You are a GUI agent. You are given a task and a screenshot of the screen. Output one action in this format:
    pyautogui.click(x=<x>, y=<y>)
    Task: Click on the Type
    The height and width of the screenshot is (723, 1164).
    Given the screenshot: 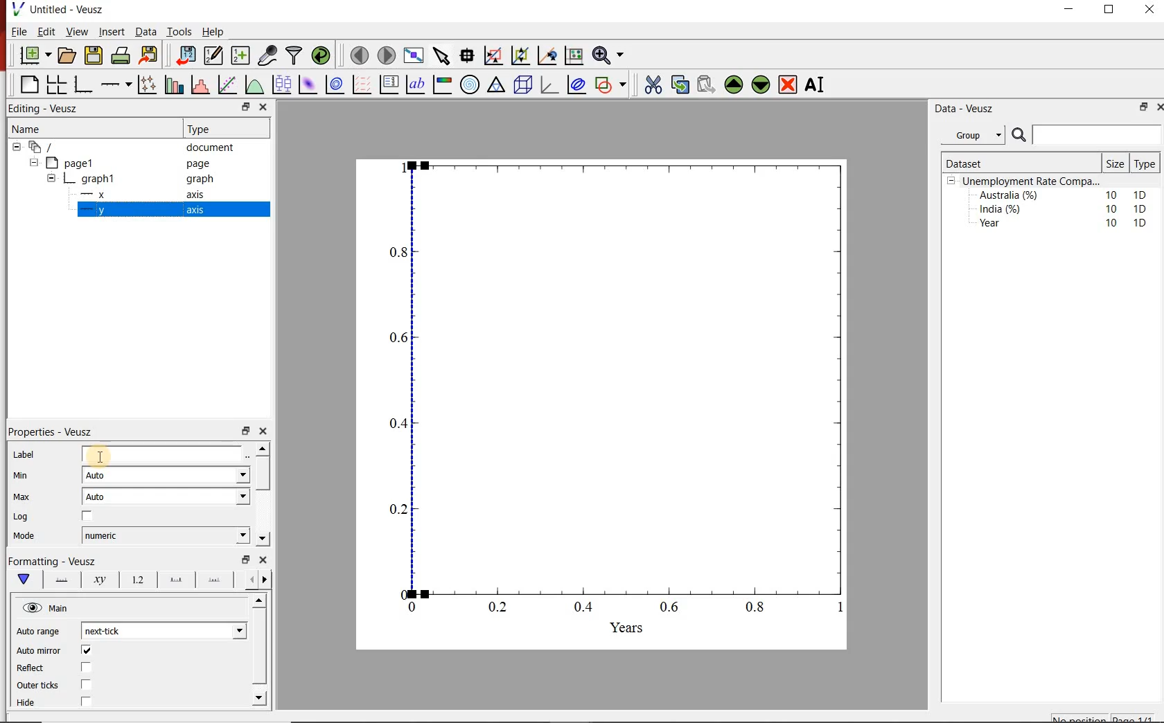 What is the action you would take?
    pyautogui.click(x=1144, y=164)
    